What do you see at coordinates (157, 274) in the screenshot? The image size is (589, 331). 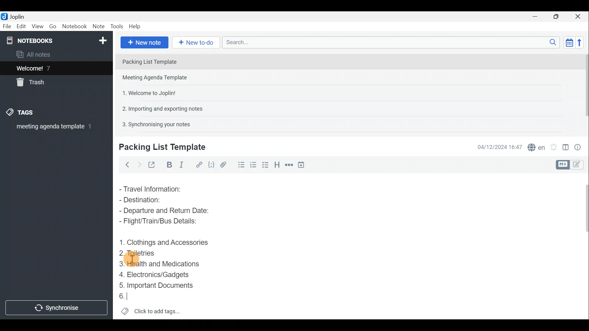 I see `Electronics/Gadgets` at bounding box center [157, 274].